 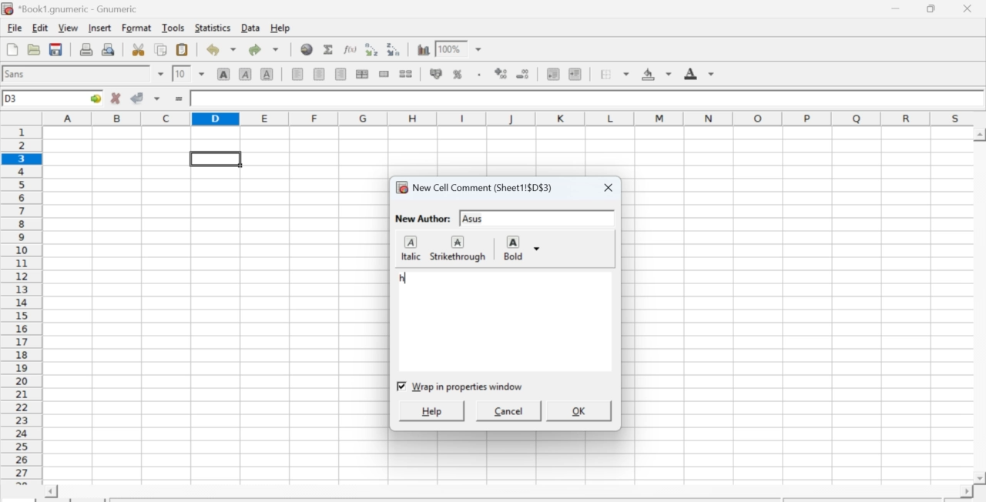 I want to click on Decrease indent, so click(x=552, y=74).